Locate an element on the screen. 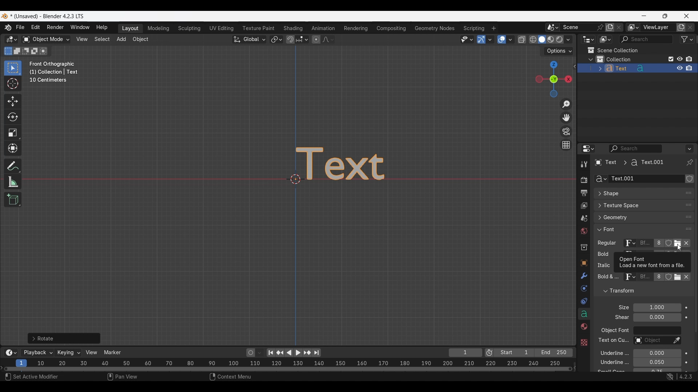 Image resolution: width=698 pixels, height=392 pixels. Use preview range is located at coordinates (489, 353).